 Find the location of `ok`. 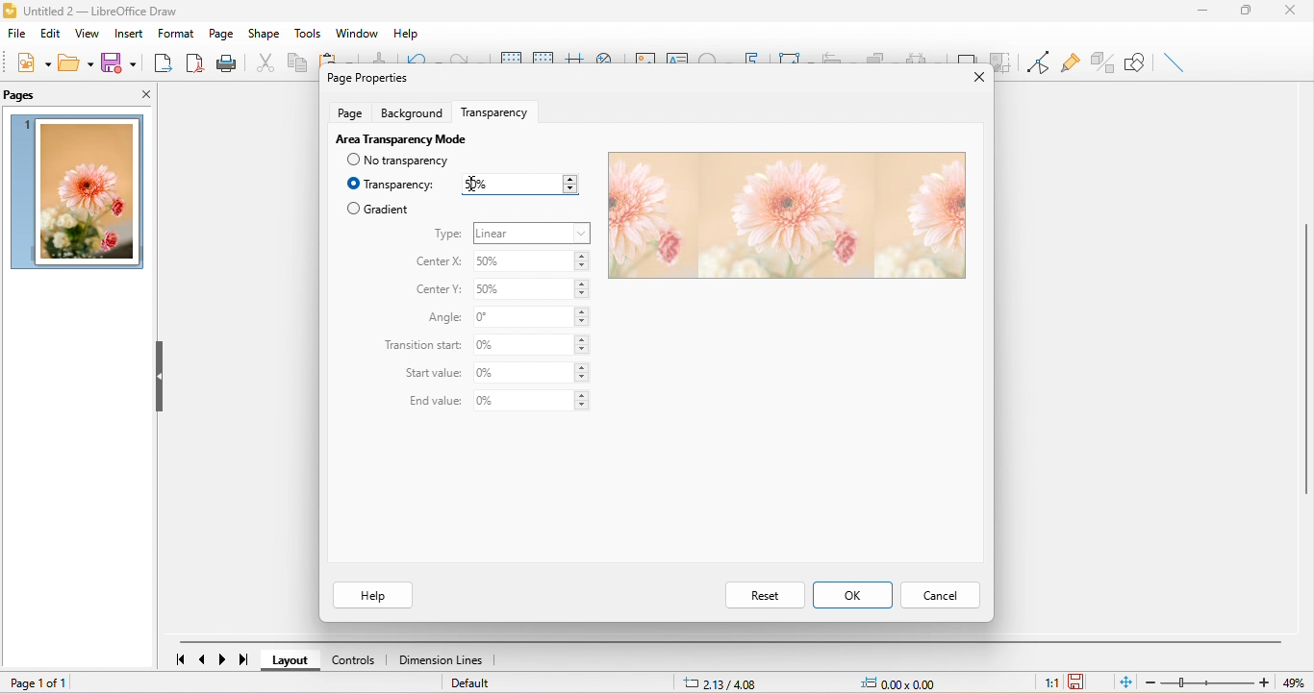

ok is located at coordinates (852, 594).